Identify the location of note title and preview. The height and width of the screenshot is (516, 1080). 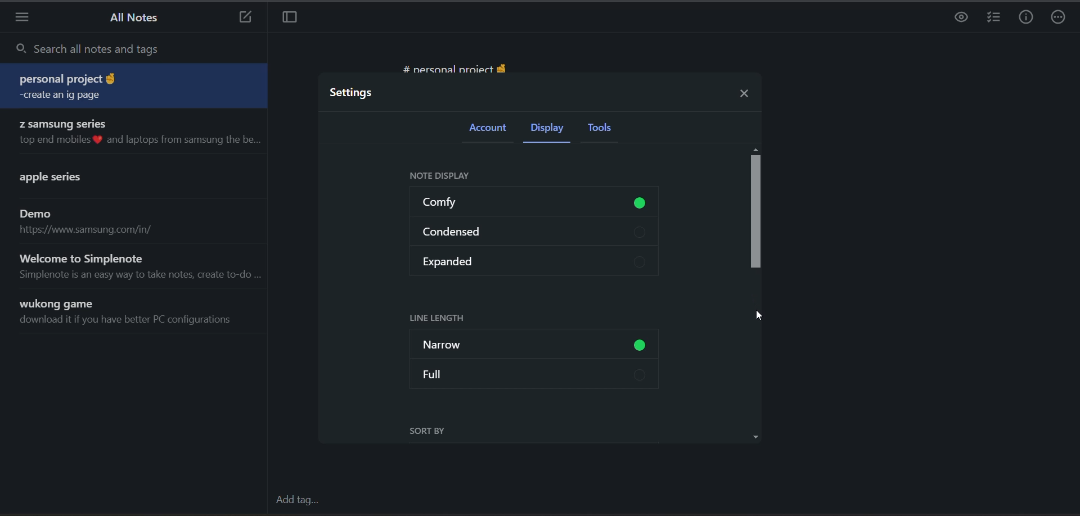
(128, 313).